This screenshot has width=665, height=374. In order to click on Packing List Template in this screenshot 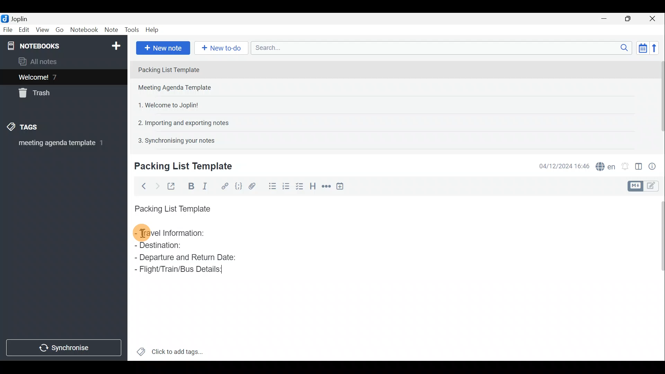, I will do `click(171, 207)`.